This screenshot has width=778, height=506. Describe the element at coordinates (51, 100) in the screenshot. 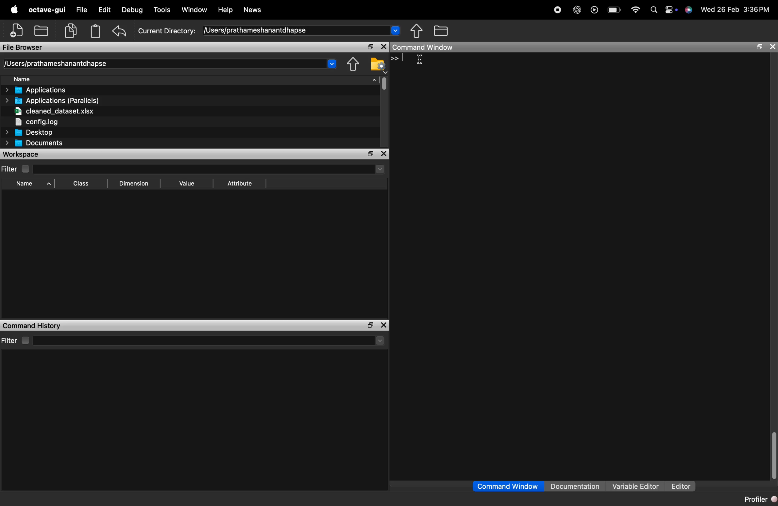

I see `Applications (Parallels)` at that location.